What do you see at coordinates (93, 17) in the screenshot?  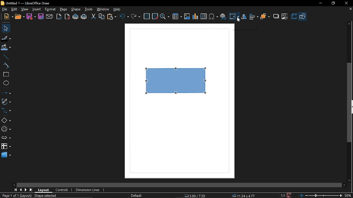 I see `Cut` at bounding box center [93, 17].